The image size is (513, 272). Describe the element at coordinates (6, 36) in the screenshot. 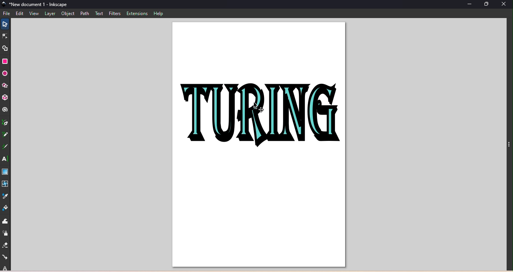

I see `Node tool` at that location.